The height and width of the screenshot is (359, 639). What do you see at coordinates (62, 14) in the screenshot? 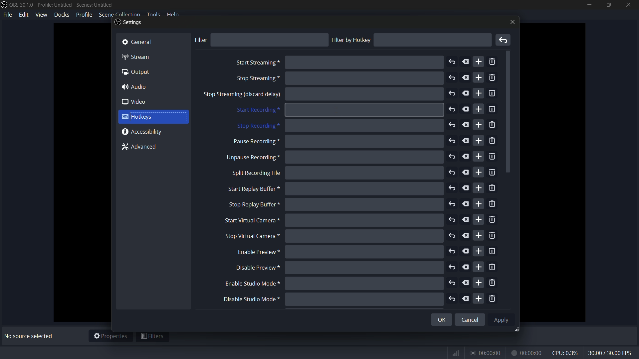
I see `docks menu` at bounding box center [62, 14].